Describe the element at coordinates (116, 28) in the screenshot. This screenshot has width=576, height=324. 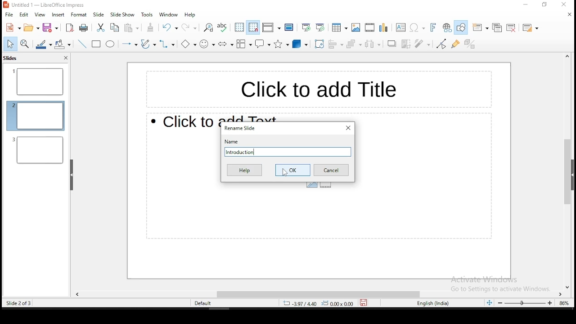
I see `copy` at that location.